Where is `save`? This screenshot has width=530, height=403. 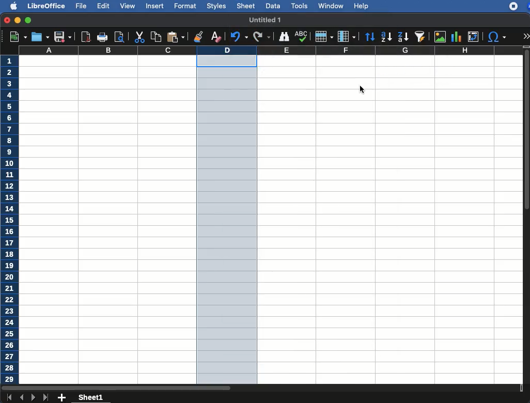 save is located at coordinates (62, 37).